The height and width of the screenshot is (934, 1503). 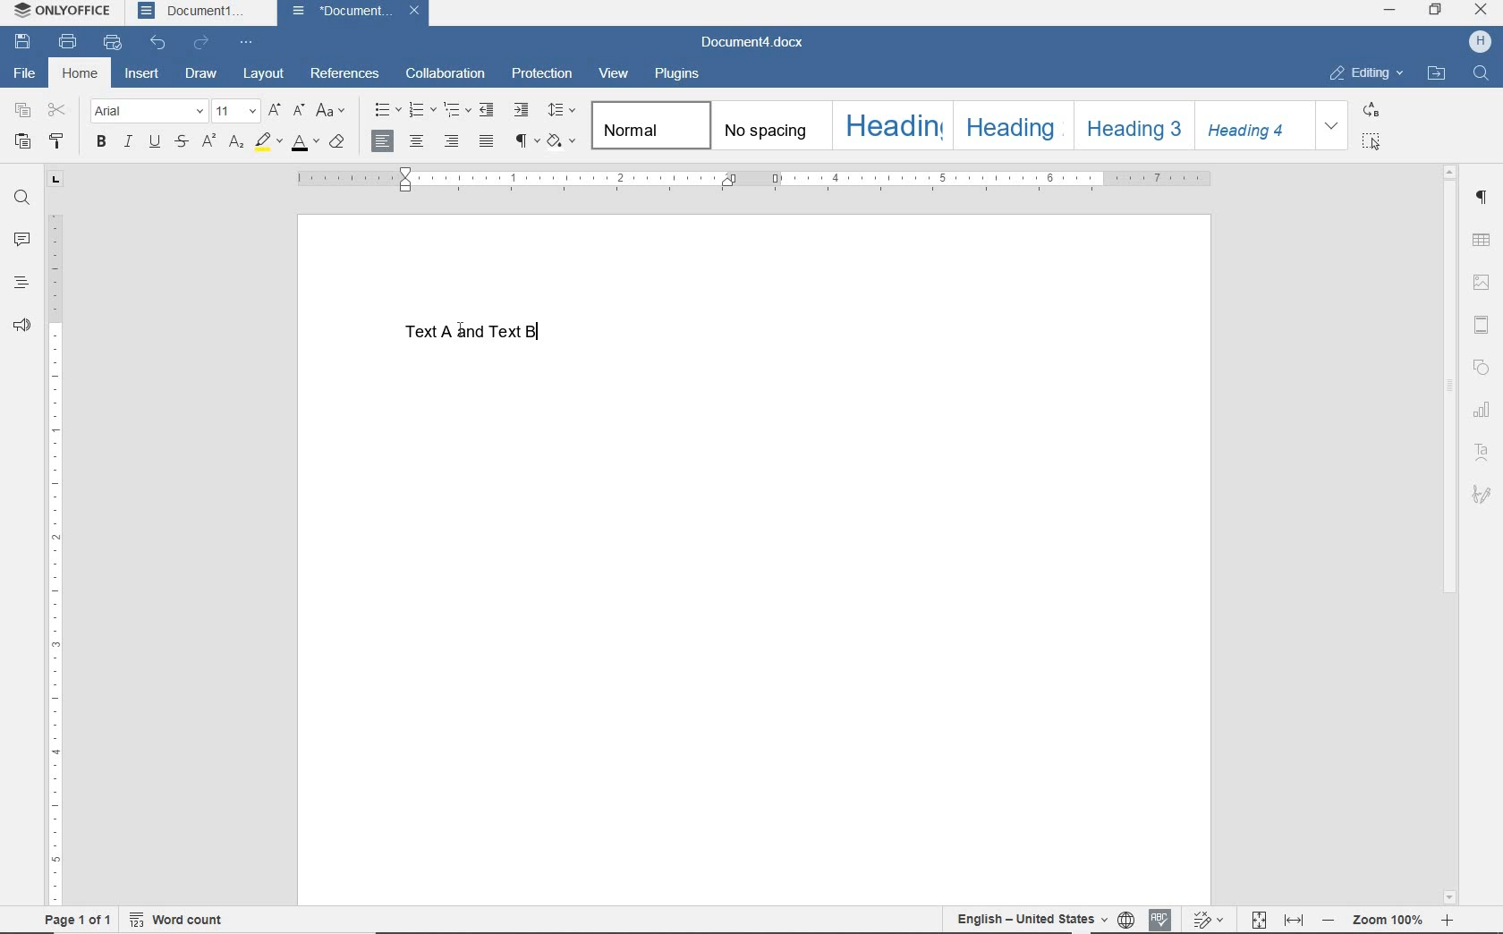 I want to click on SPELL CHECKING, so click(x=1159, y=916).